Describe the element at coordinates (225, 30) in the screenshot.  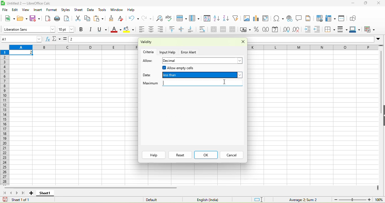
I see `merge` at that location.